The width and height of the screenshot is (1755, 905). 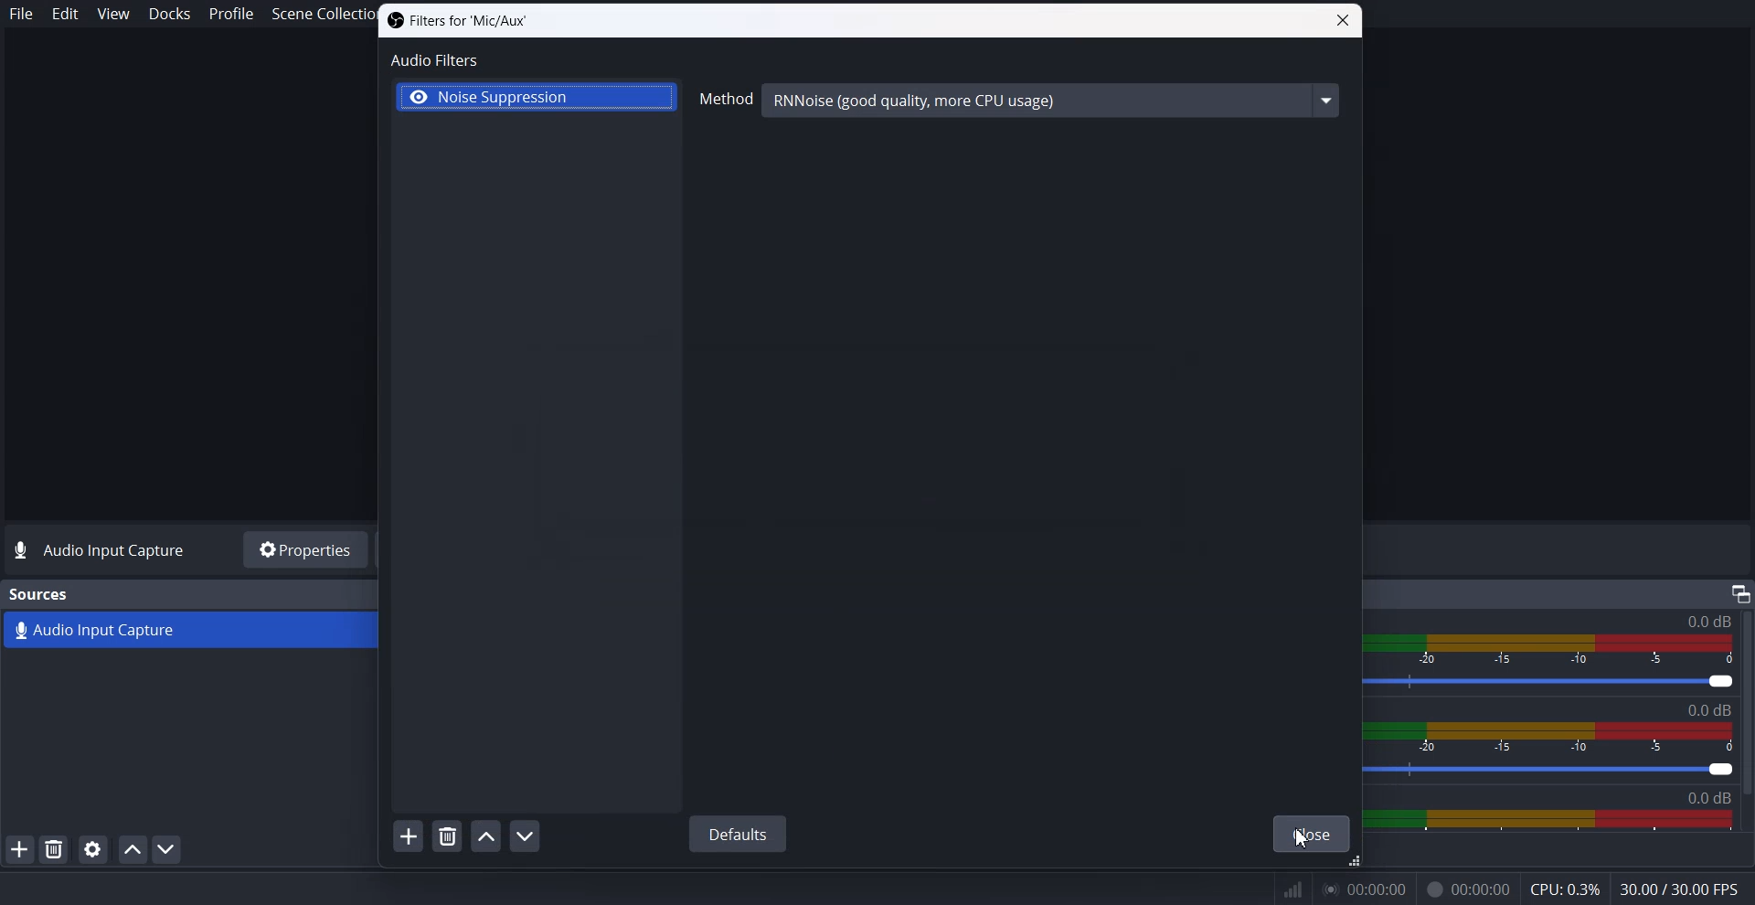 What do you see at coordinates (1293, 890) in the screenshot?
I see `Inf` at bounding box center [1293, 890].